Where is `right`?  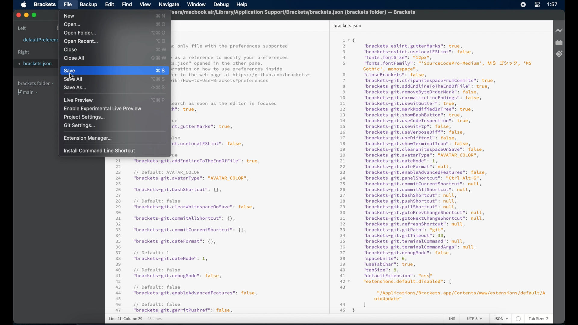
right is located at coordinates (24, 52).